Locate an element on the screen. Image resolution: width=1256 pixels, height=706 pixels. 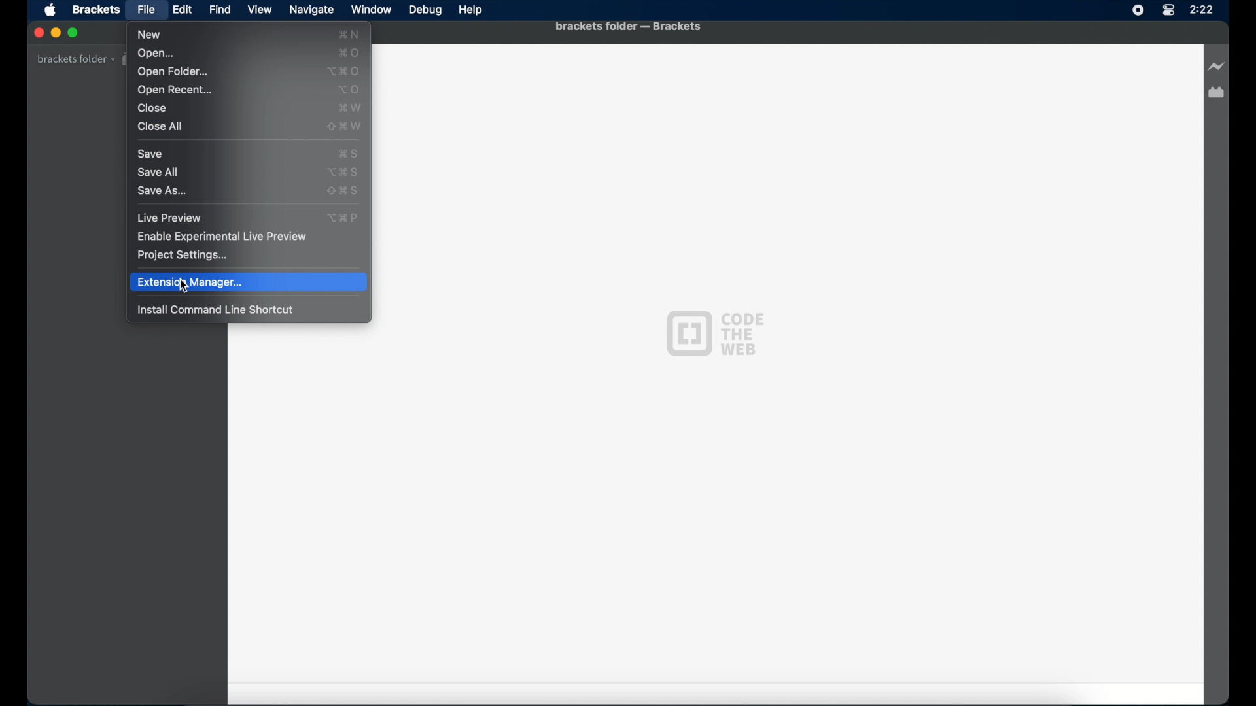
file is located at coordinates (147, 9).